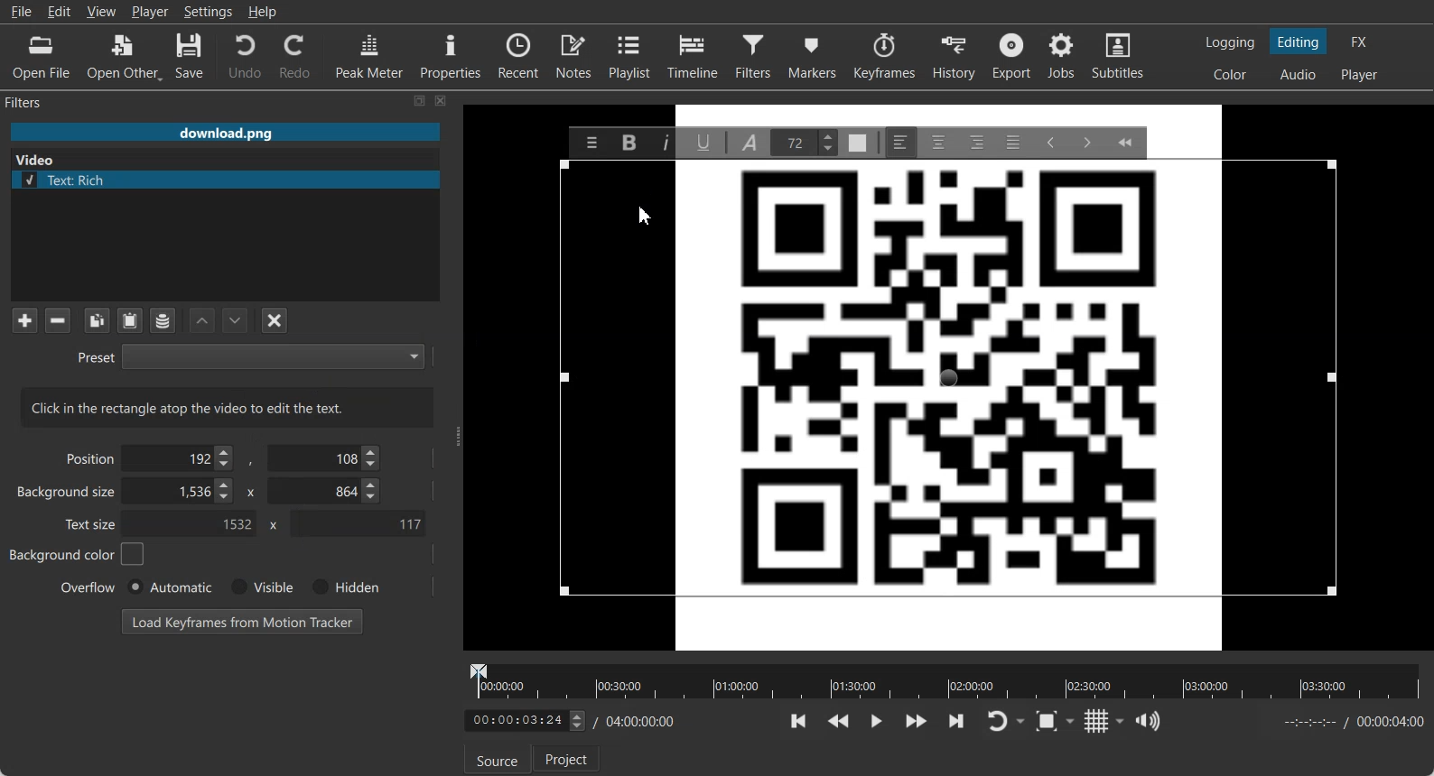 Image resolution: width=1434 pixels, height=776 pixels. I want to click on Open Other, so click(125, 57).